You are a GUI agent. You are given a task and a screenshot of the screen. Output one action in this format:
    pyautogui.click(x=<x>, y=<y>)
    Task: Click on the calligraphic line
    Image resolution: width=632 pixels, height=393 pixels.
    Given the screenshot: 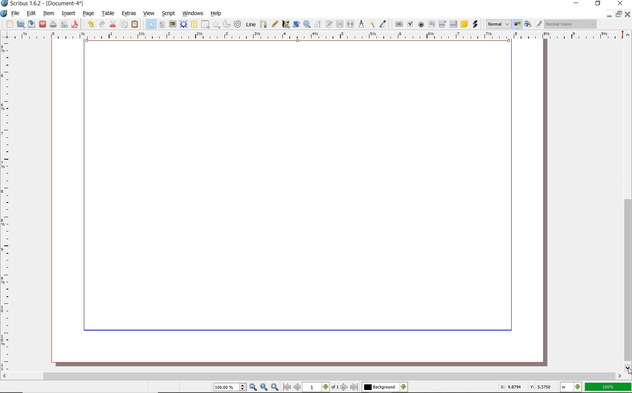 What is the action you would take?
    pyautogui.click(x=286, y=24)
    